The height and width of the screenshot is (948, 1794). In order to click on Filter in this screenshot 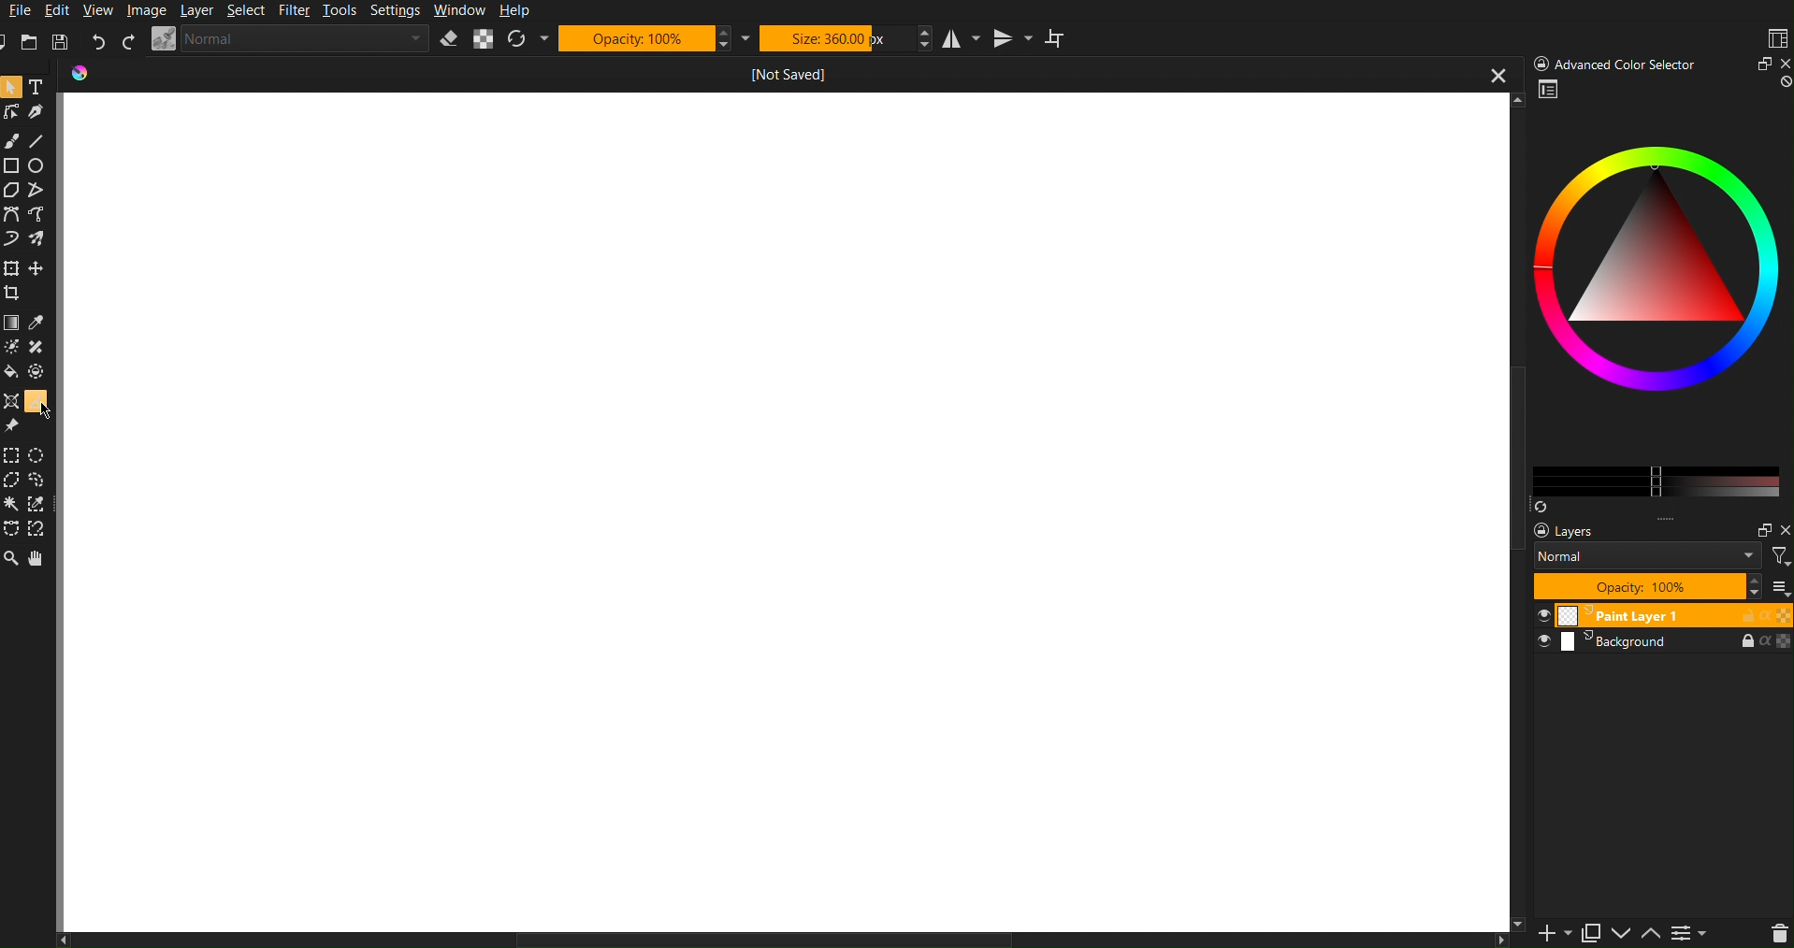, I will do `click(298, 11)`.